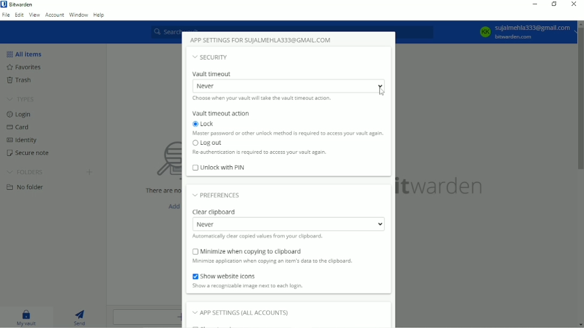 The height and width of the screenshot is (328, 584). I want to click on Master password or other unlock method is required to unlock your vault again., so click(288, 135).